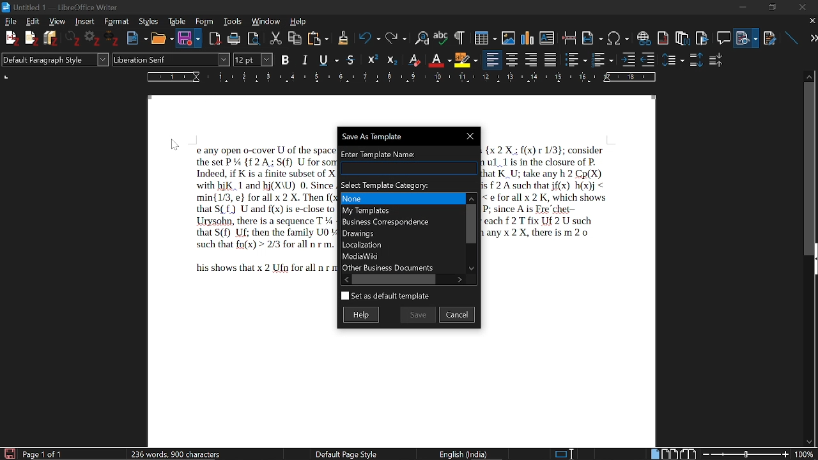 The width and height of the screenshot is (818, 460). Describe the element at coordinates (385, 296) in the screenshot. I see `Set as default` at that location.